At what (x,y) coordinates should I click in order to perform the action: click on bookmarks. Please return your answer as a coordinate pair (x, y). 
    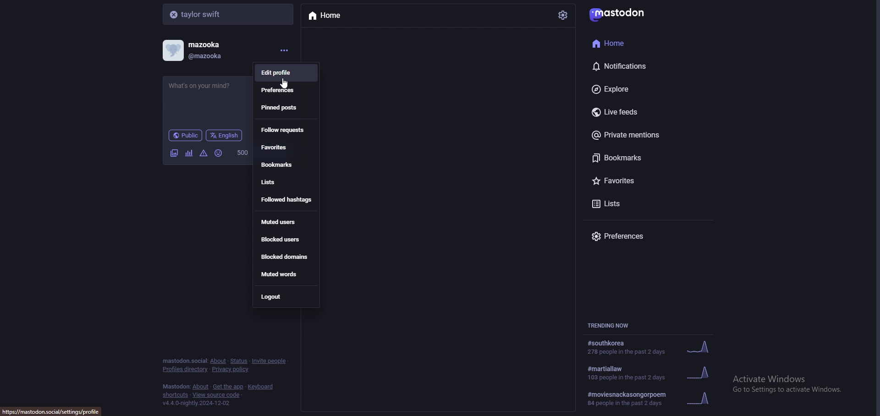
    Looking at the image, I should click on (643, 157).